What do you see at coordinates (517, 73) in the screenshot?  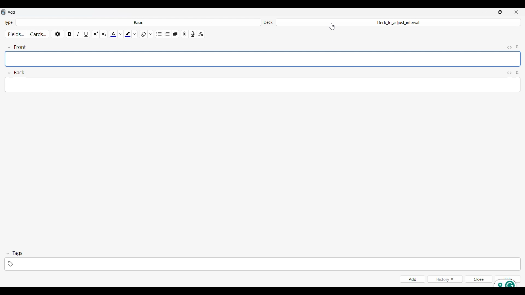 I see `Toggle sticky` at bounding box center [517, 73].